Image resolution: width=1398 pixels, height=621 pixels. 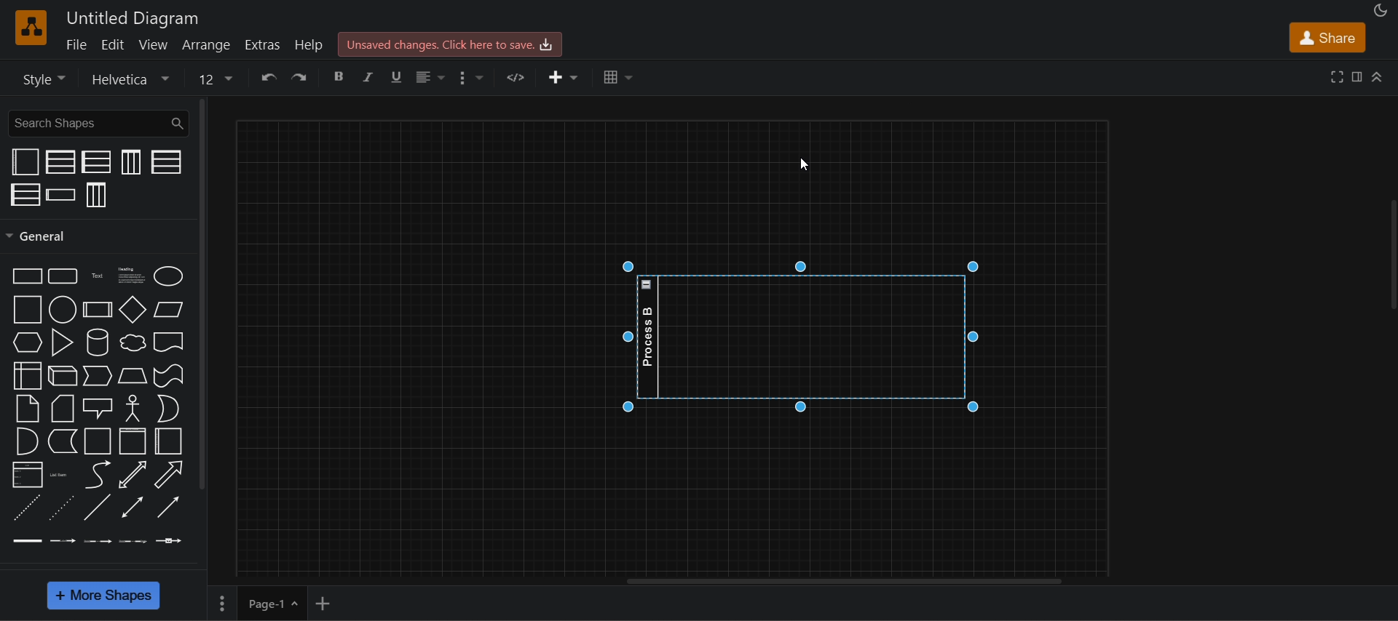 What do you see at coordinates (28, 342) in the screenshot?
I see `hexagon` at bounding box center [28, 342].